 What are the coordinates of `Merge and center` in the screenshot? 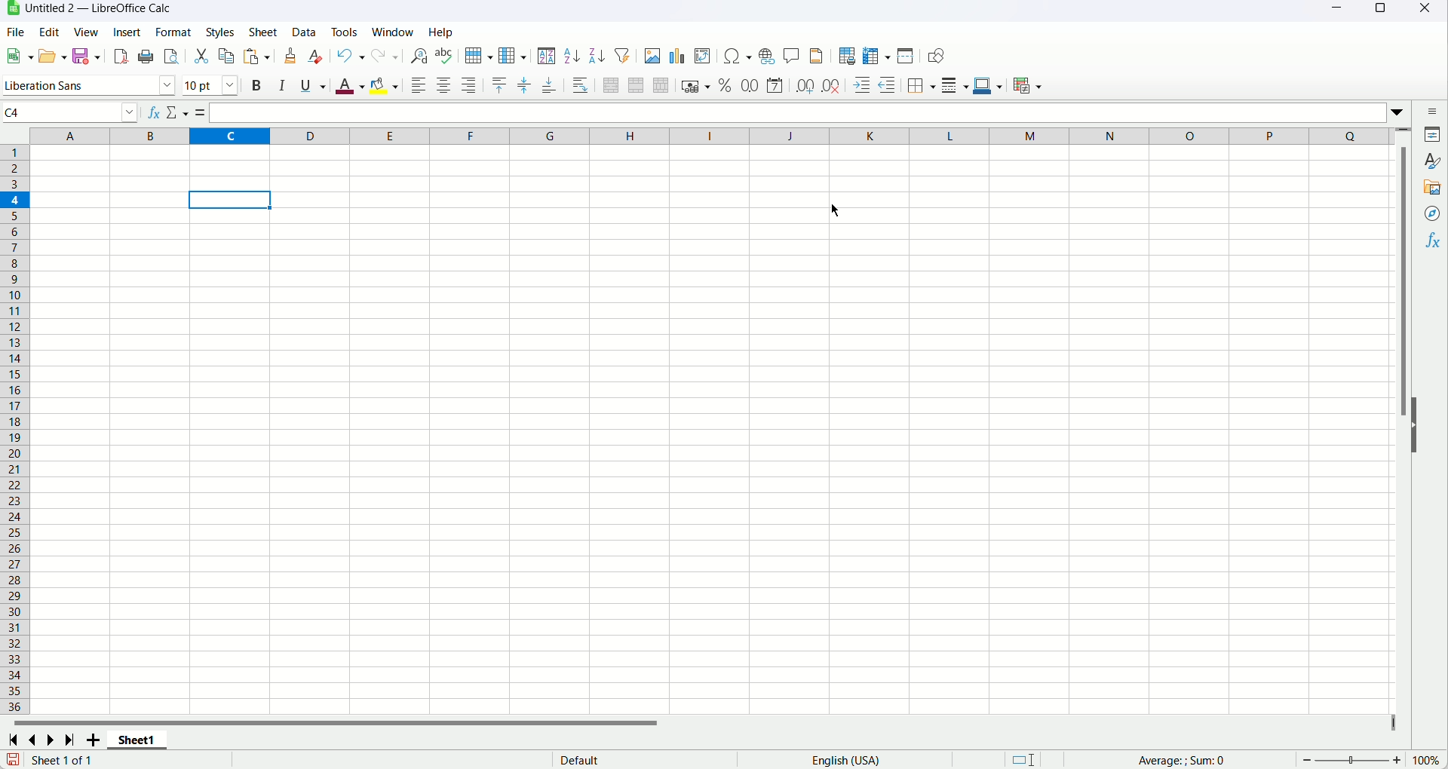 It's located at (611, 85).